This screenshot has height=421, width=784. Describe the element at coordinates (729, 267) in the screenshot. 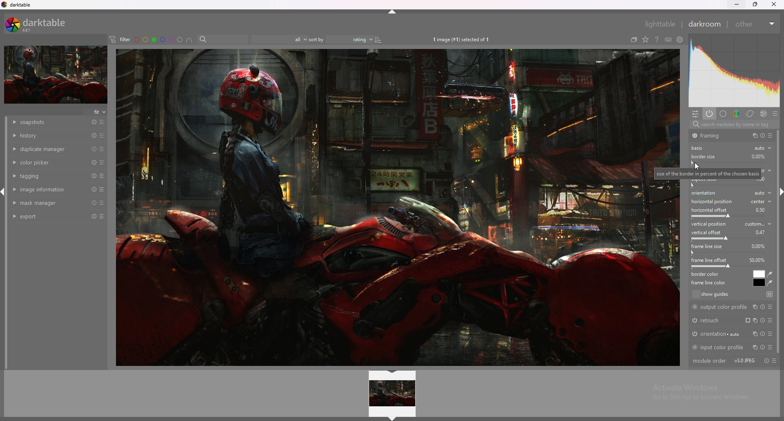

I see `frame line offset bar` at that location.